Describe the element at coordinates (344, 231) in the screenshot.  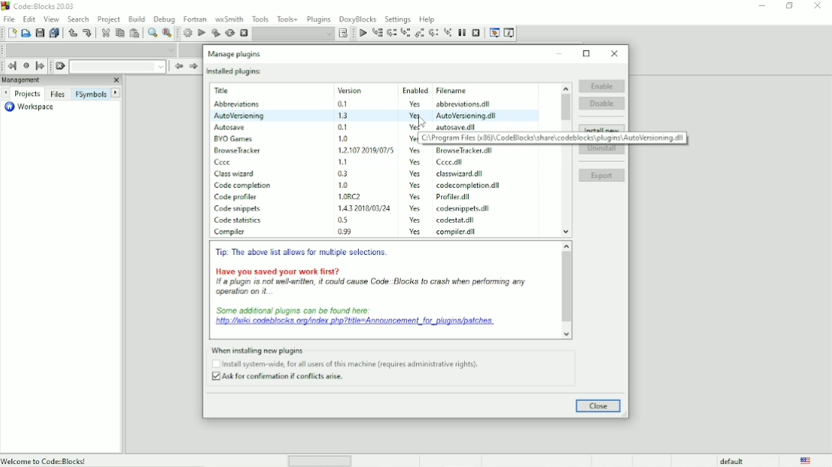
I see `0.99` at that location.